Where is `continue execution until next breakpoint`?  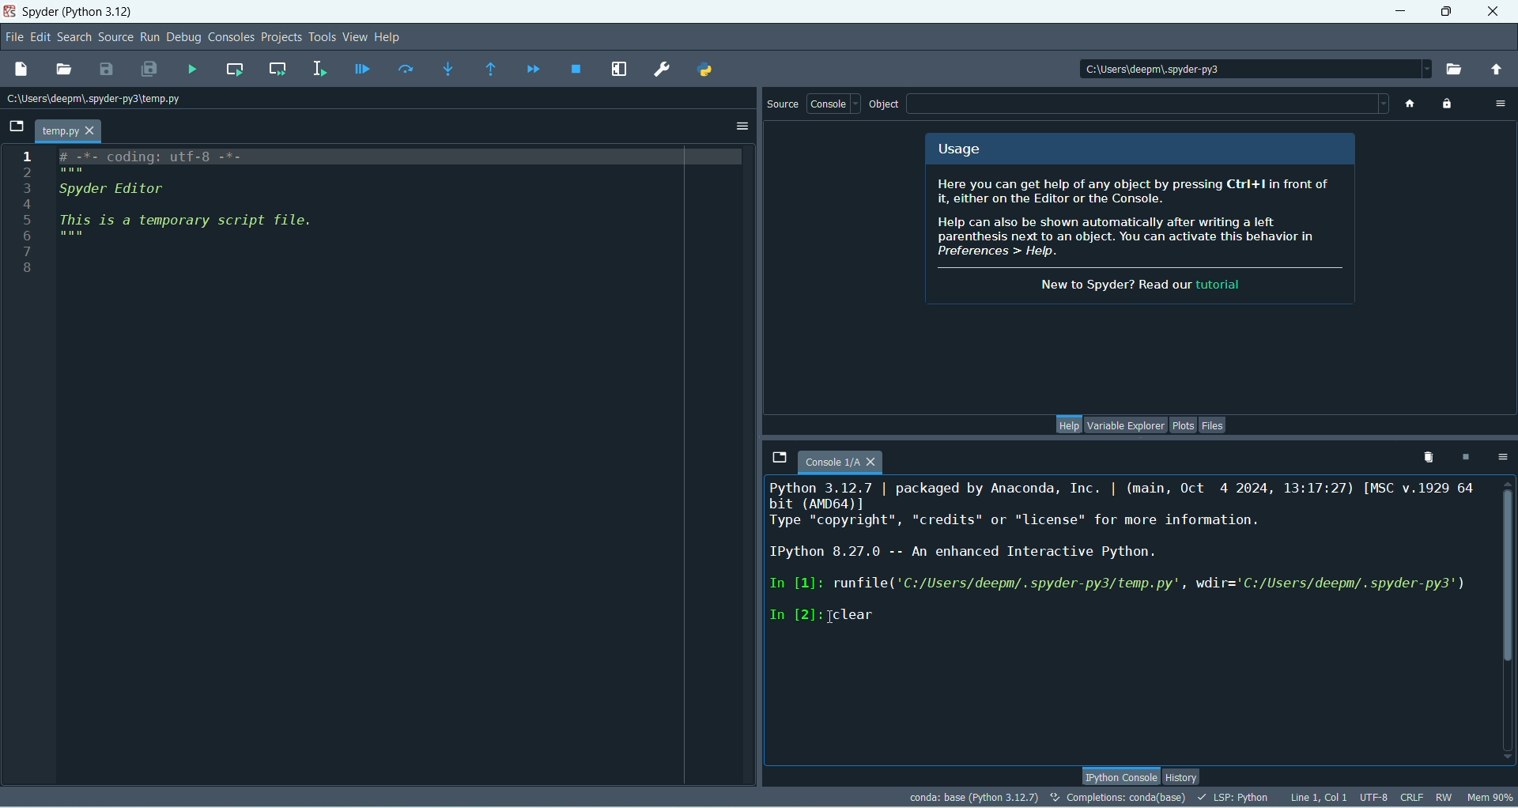 continue execution until next breakpoint is located at coordinates (533, 70).